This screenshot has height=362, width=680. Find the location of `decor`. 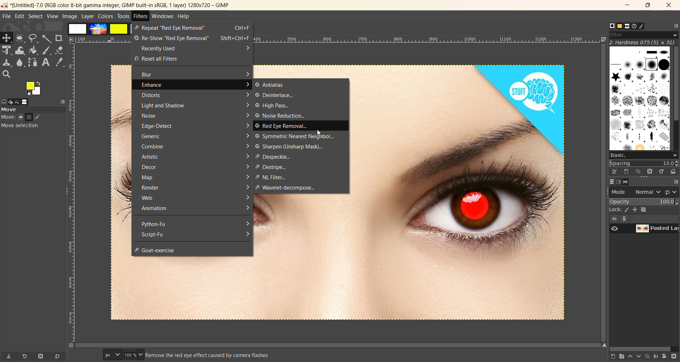

decor is located at coordinates (194, 167).